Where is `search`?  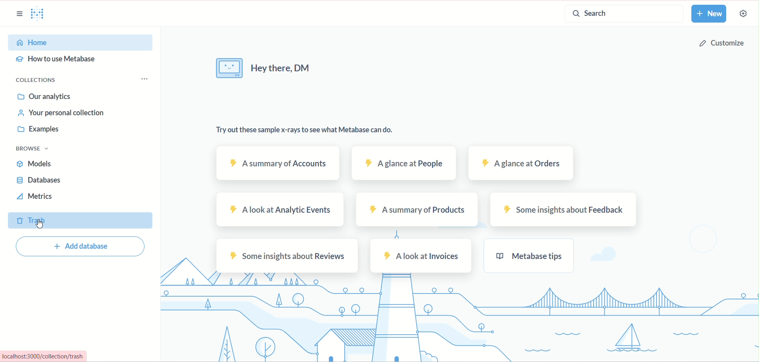
search is located at coordinates (621, 13).